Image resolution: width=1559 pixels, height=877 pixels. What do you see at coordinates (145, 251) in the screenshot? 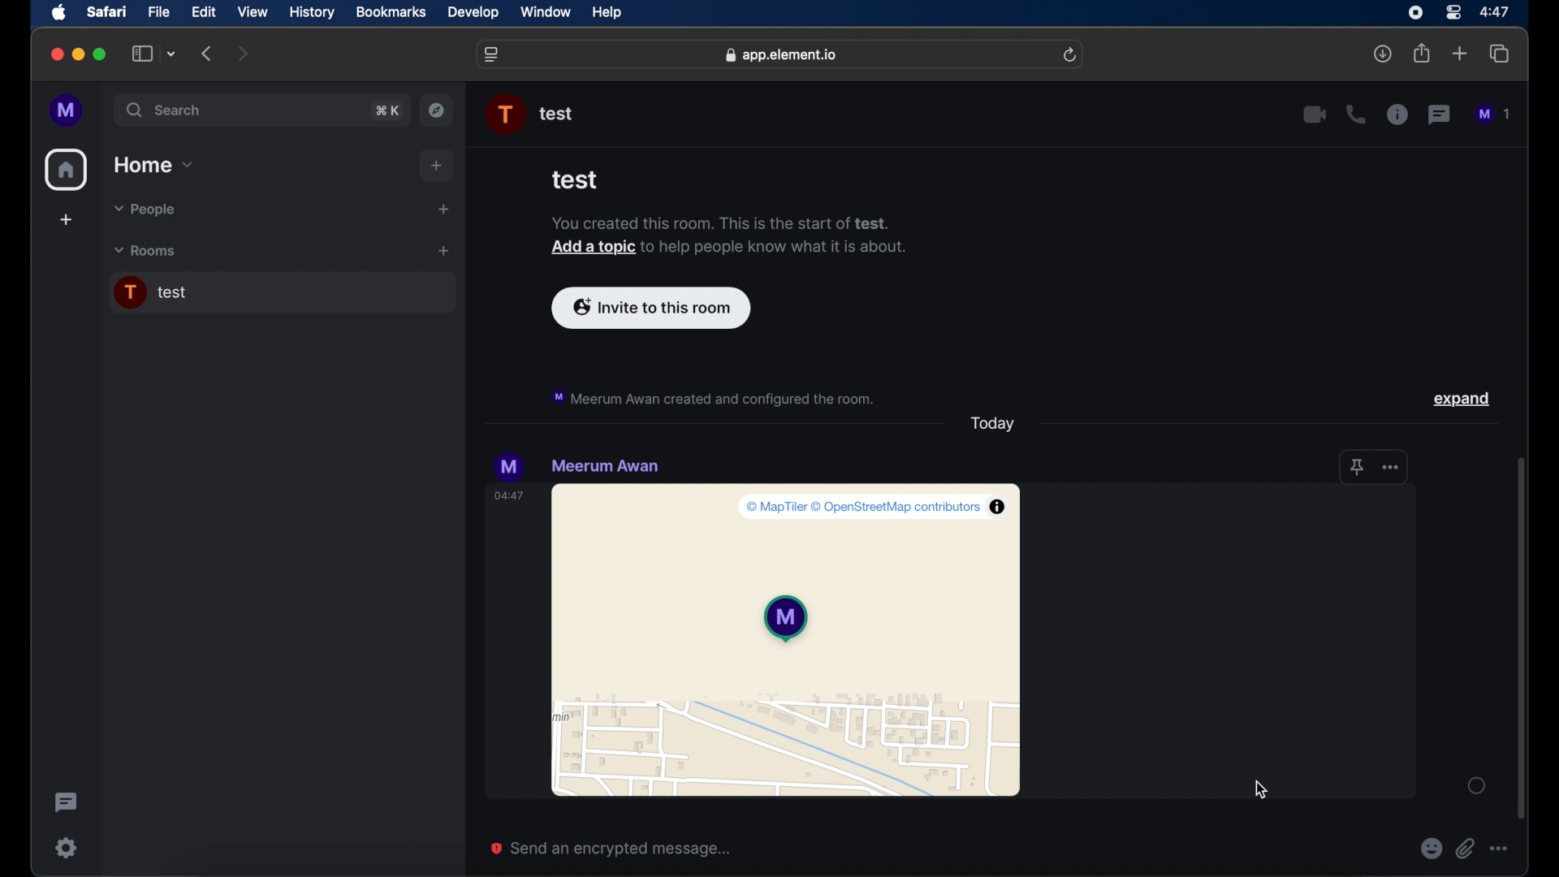
I see `rooms dropdown` at bounding box center [145, 251].